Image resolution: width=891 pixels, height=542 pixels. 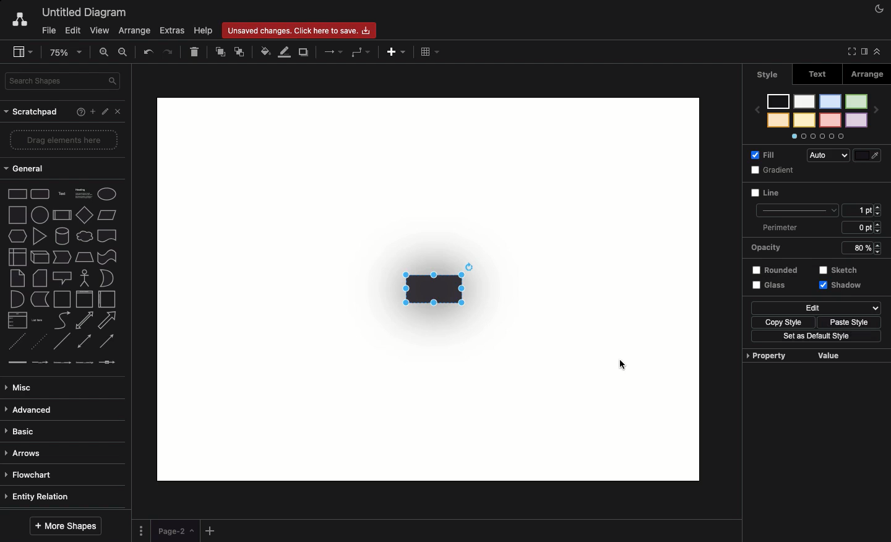 I want to click on Sidebar, so click(x=862, y=53).